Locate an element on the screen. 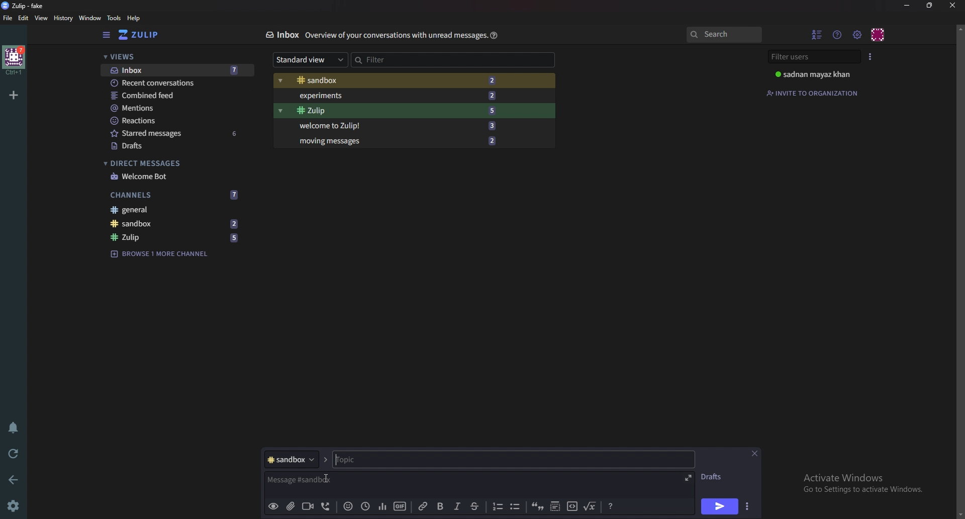  views is located at coordinates (177, 57).